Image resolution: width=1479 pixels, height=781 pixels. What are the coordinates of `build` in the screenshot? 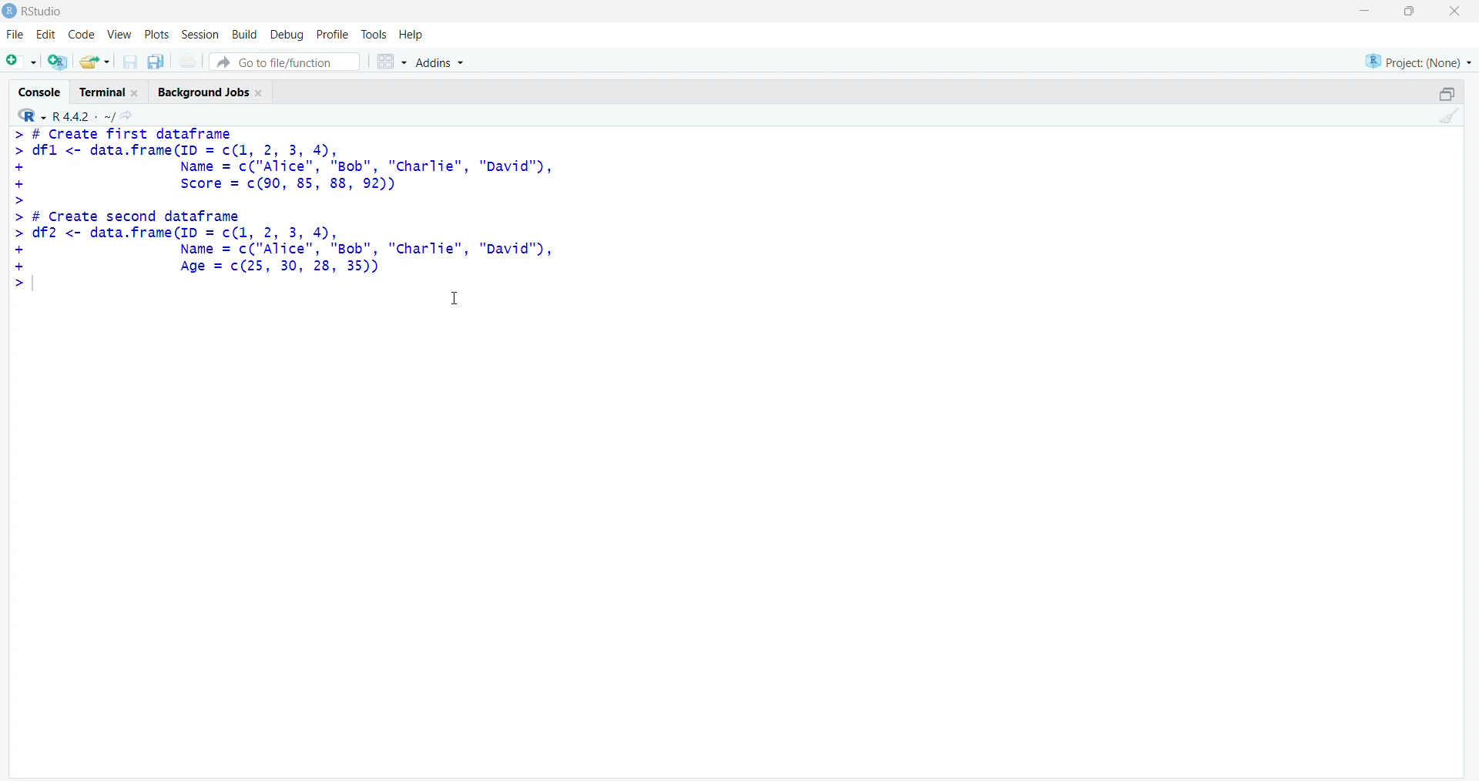 It's located at (246, 35).